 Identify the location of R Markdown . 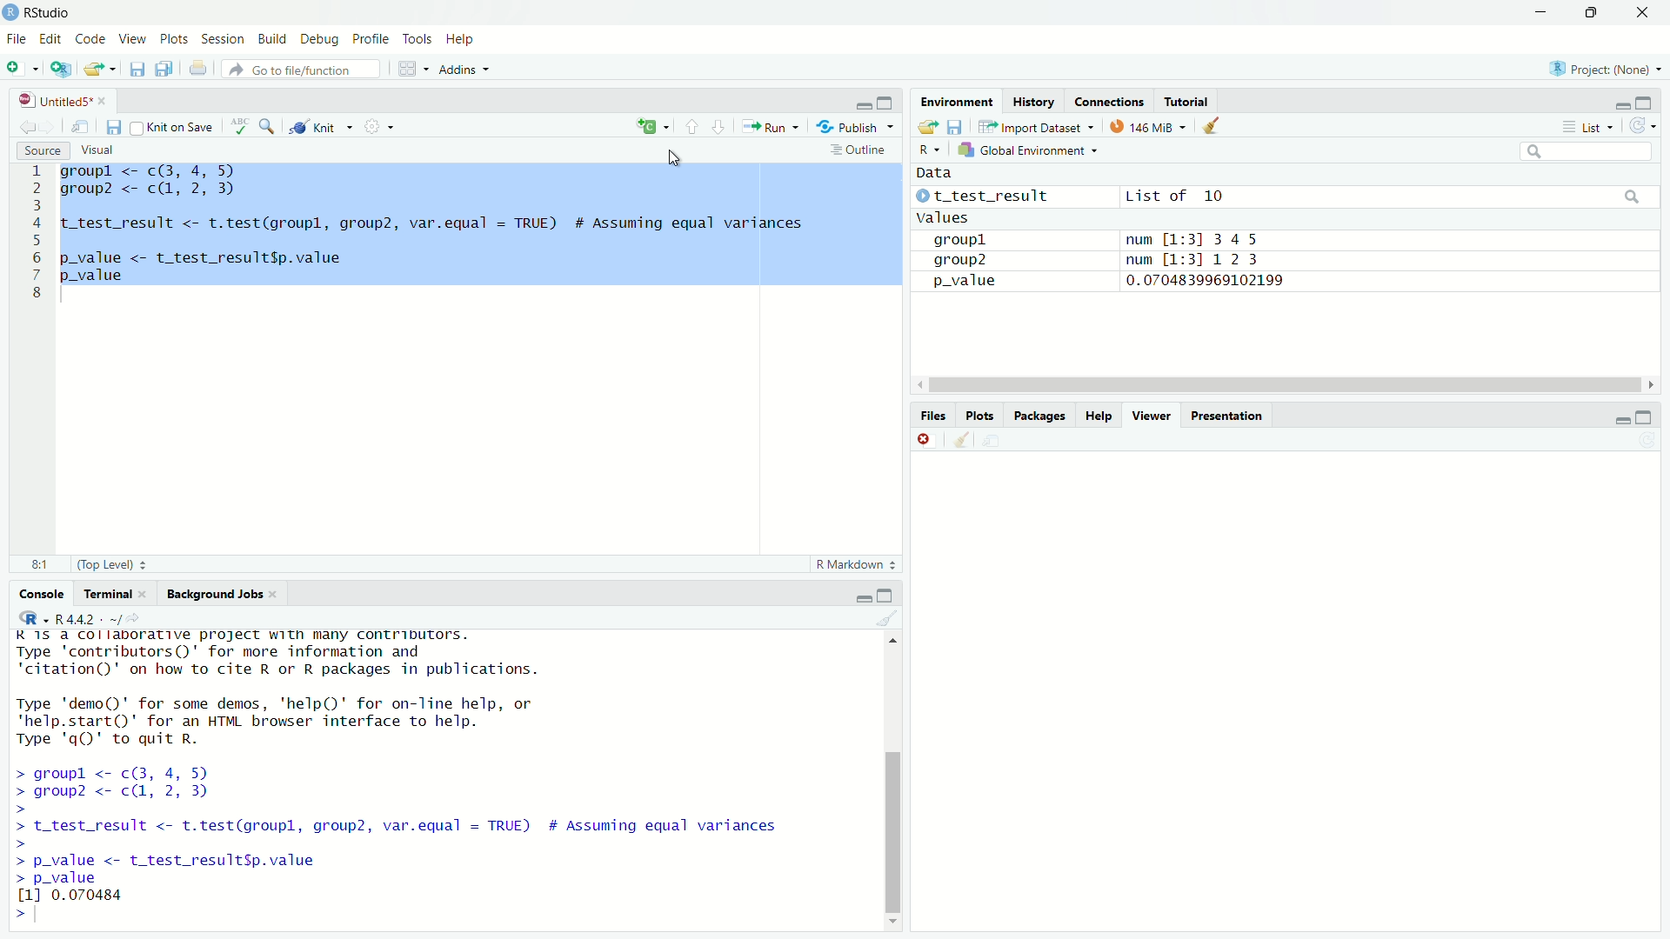
(855, 565).